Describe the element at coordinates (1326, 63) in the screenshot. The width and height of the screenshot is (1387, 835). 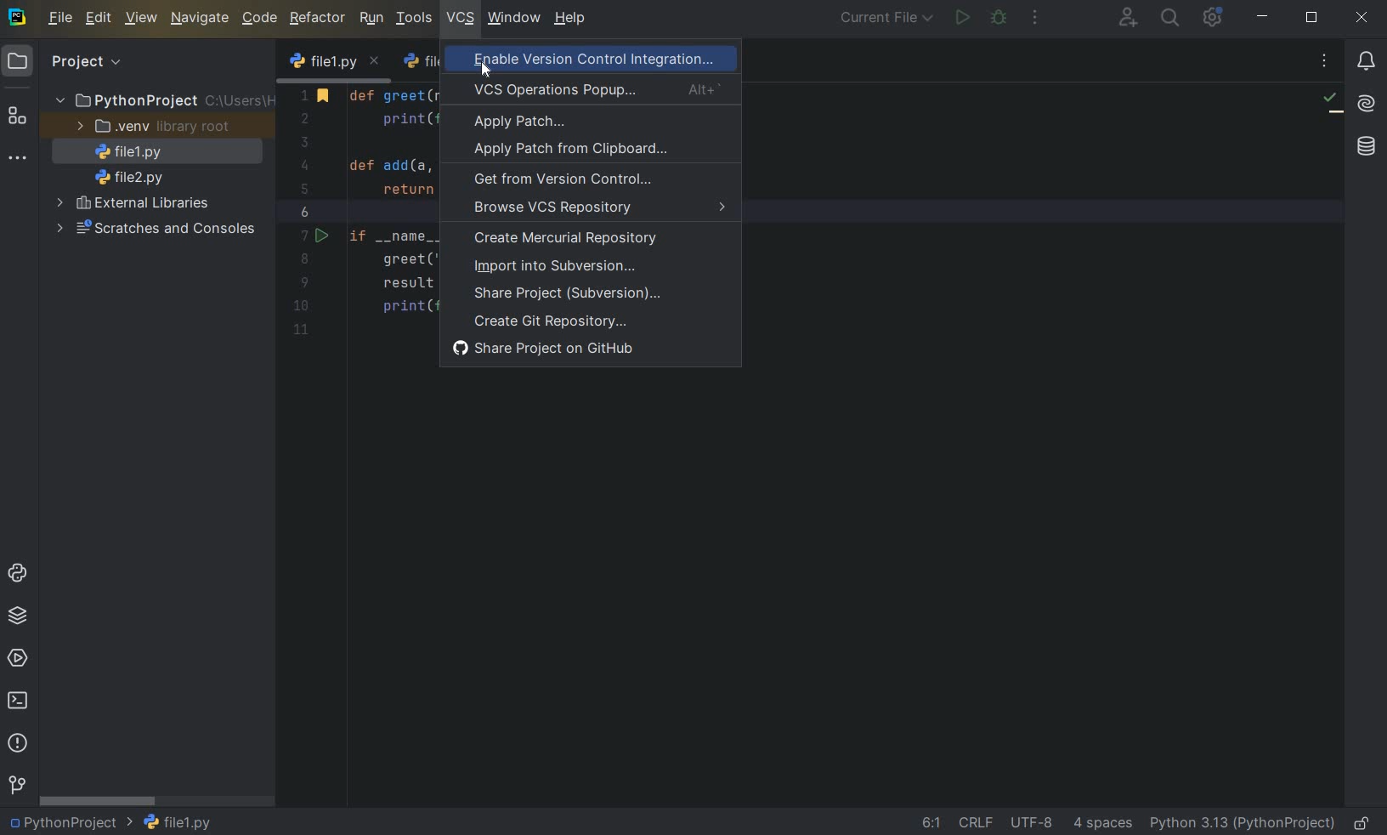
I see `recent files, tab actions` at that location.